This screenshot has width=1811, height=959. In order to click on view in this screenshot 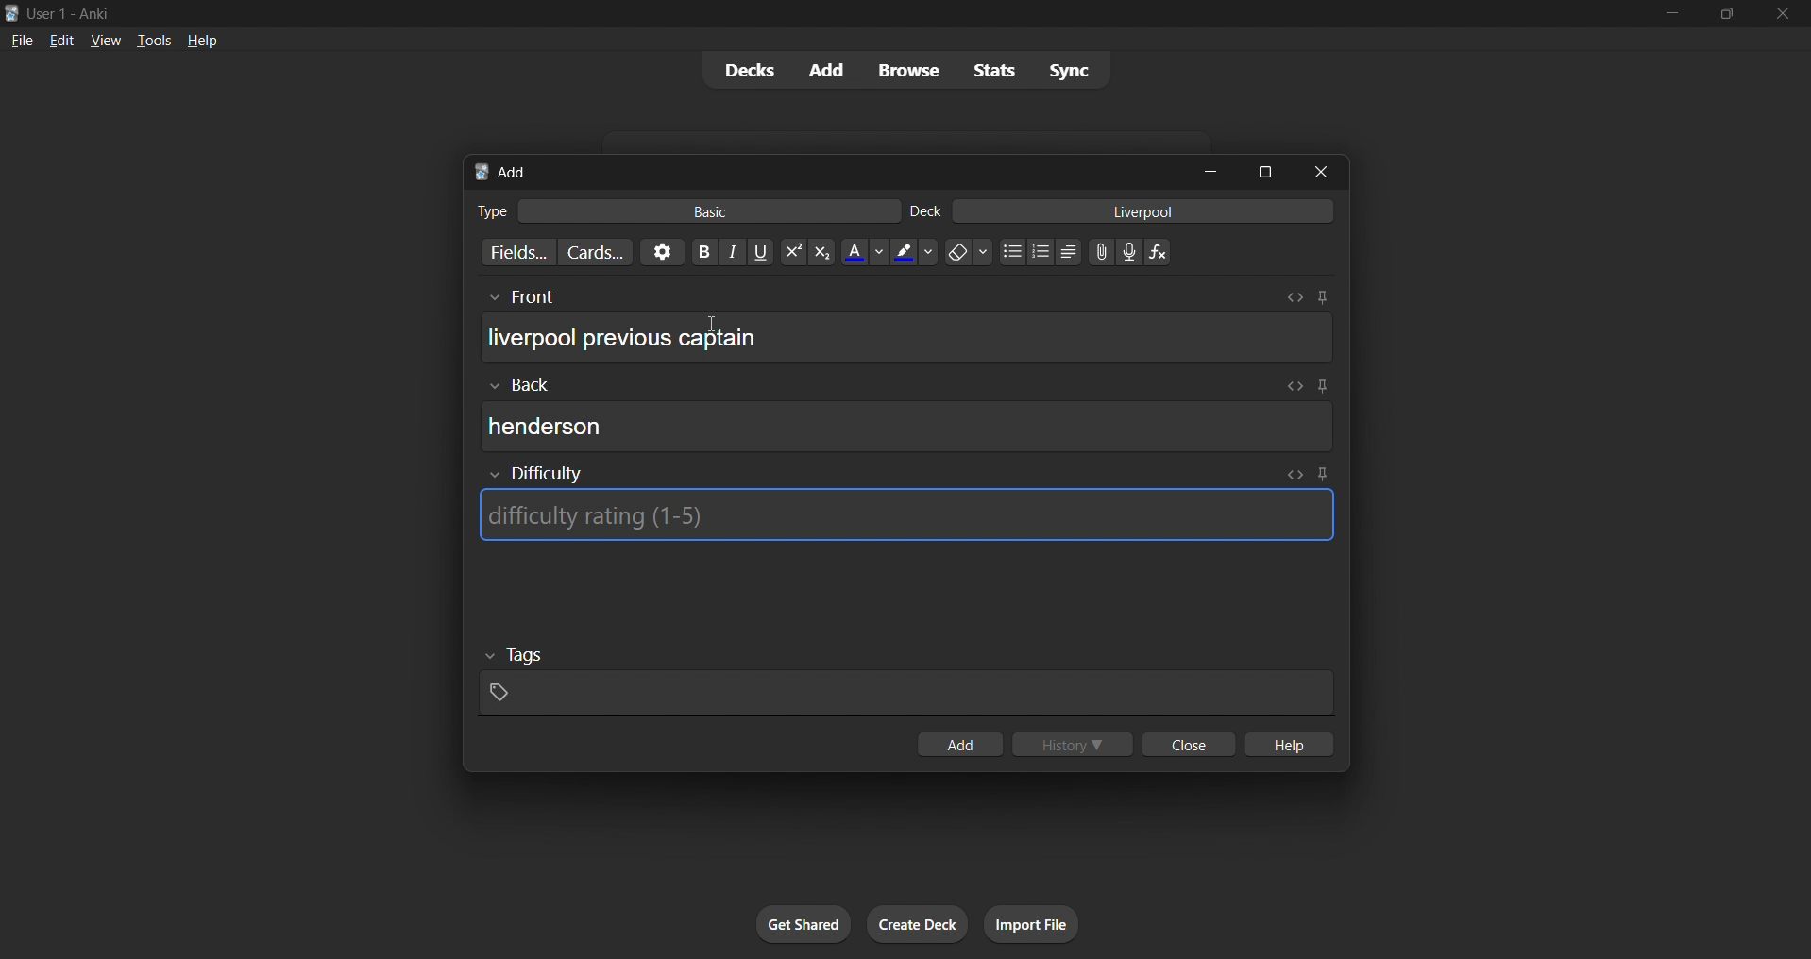, I will do `click(104, 40)`.